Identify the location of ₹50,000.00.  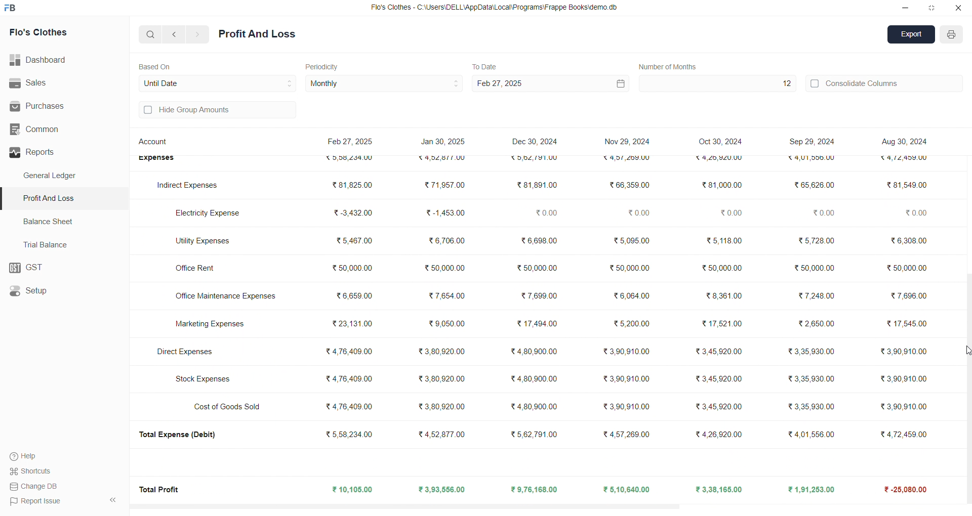
(630, 268).